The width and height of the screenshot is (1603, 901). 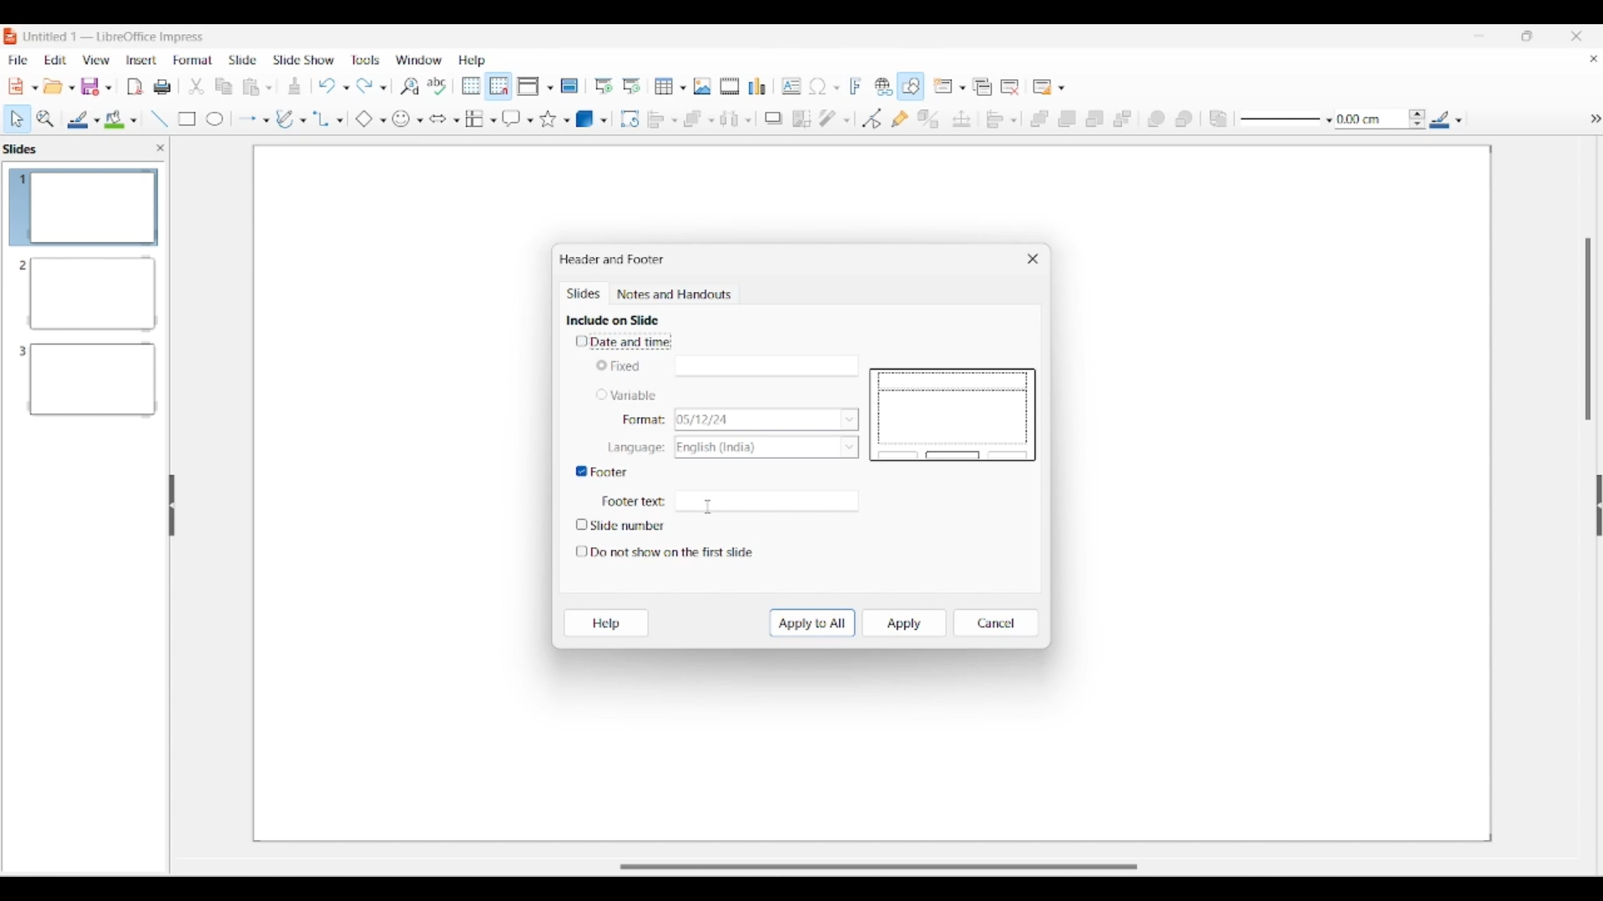 What do you see at coordinates (366, 60) in the screenshot?
I see `Tools menu` at bounding box center [366, 60].